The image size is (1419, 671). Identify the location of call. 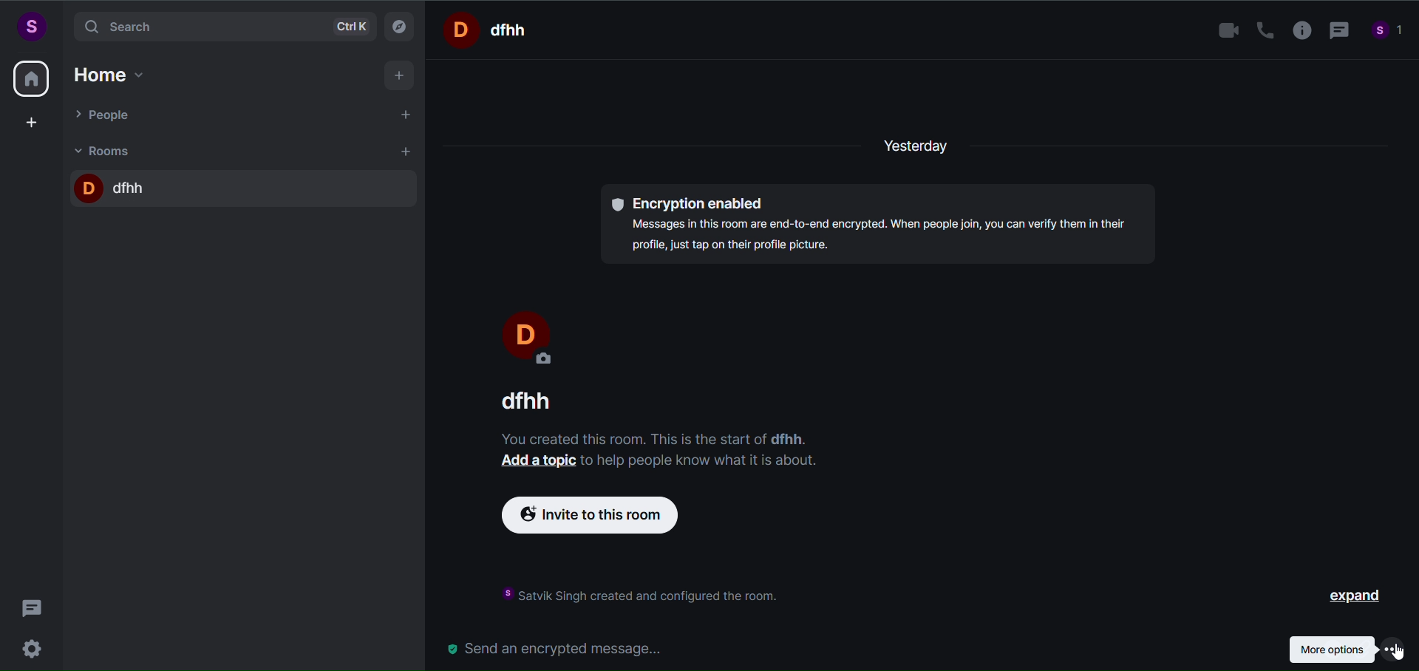
(1259, 30).